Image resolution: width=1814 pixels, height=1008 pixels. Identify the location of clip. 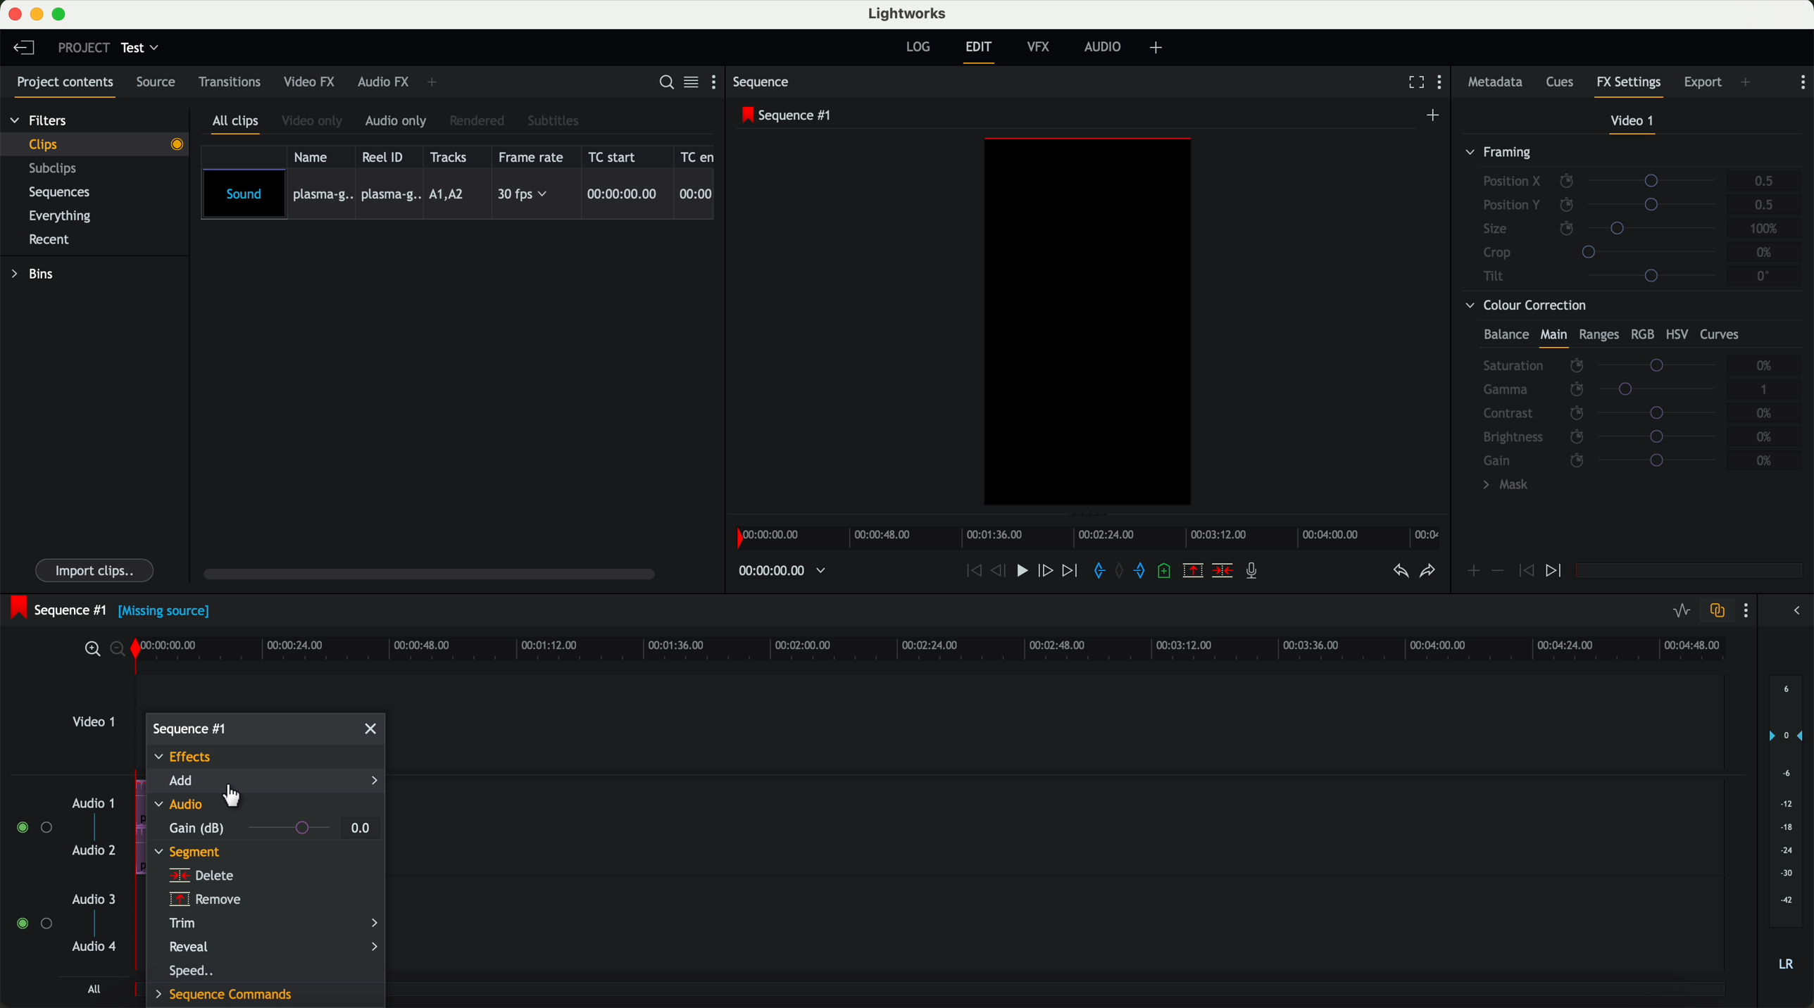
(103, 144).